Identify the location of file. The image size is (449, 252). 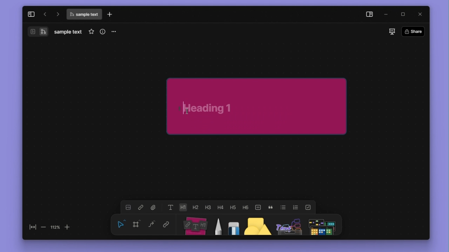
(154, 207).